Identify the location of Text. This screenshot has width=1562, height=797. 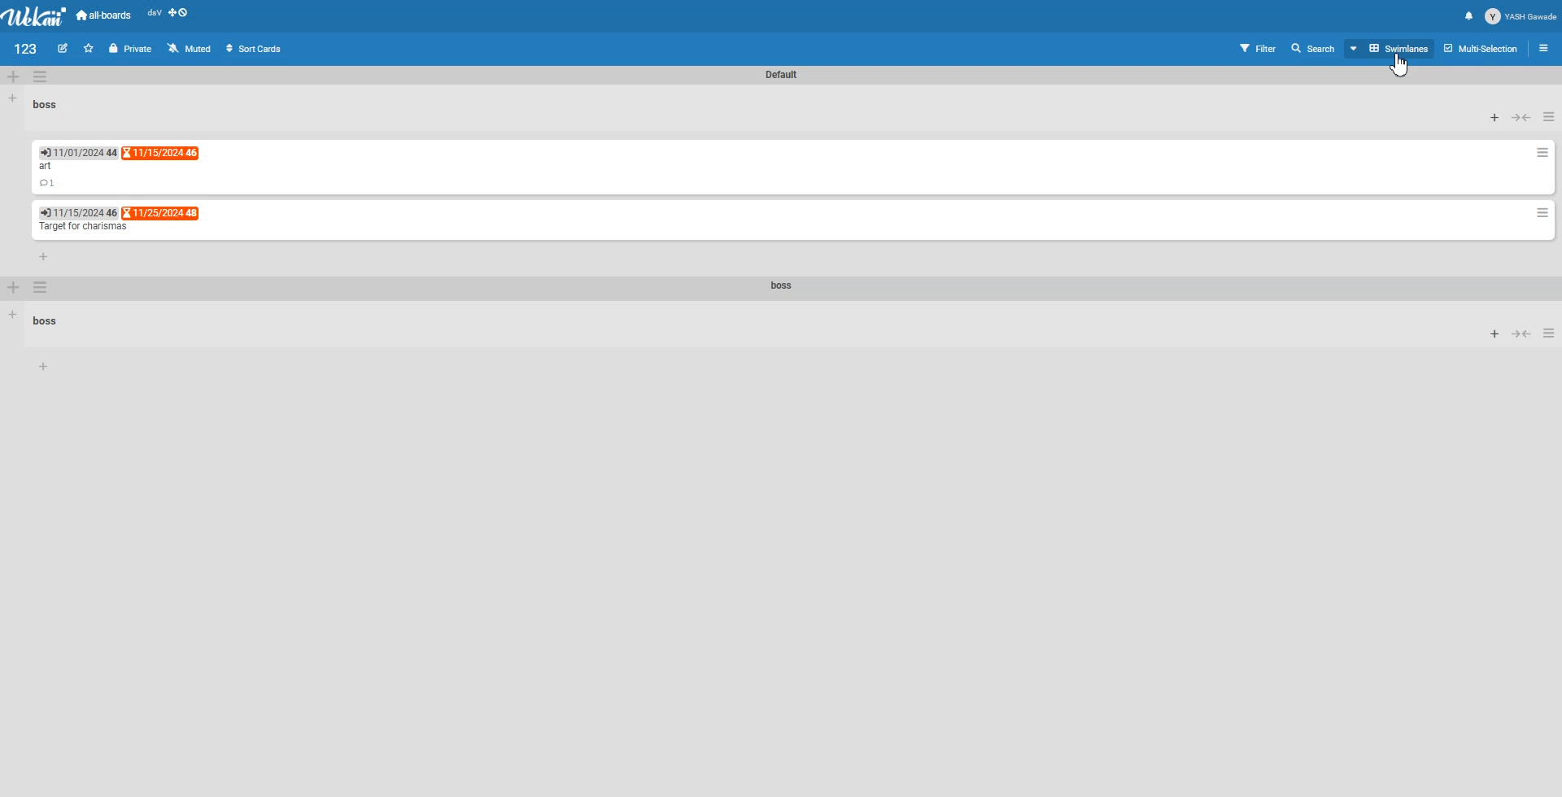
(782, 74).